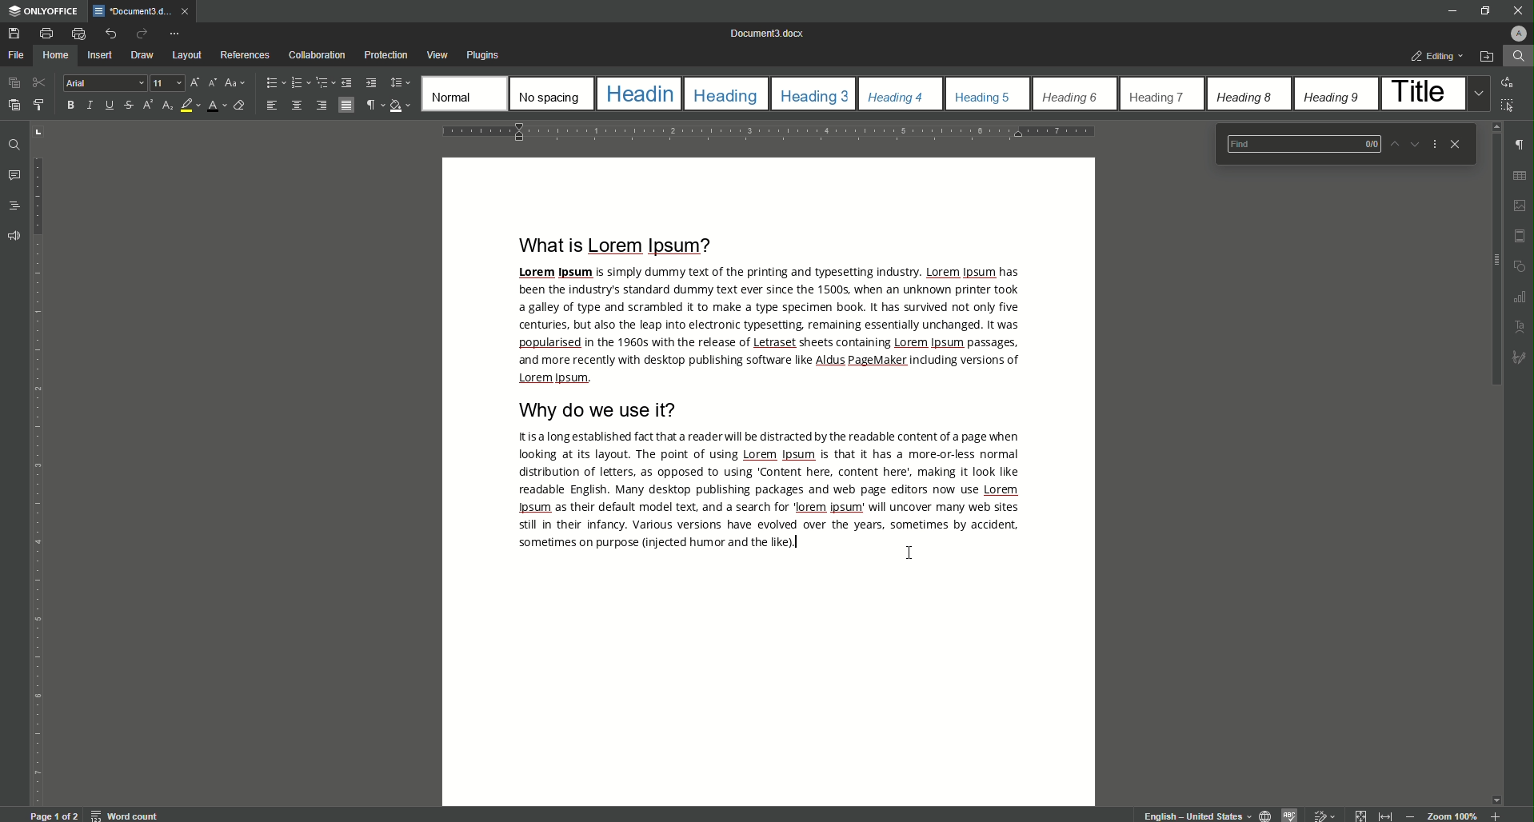 Image resolution: width=1534 pixels, height=822 pixels. What do you see at coordinates (1523, 327) in the screenshot?
I see `Text uppercase` at bounding box center [1523, 327].